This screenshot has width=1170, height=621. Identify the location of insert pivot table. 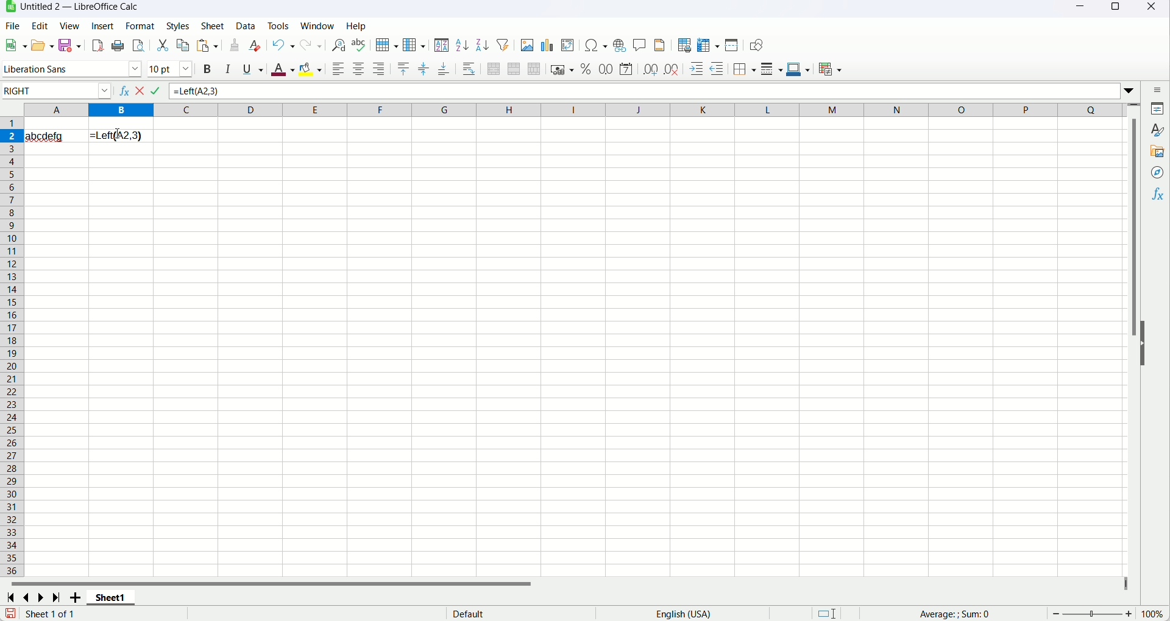
(566, 45).